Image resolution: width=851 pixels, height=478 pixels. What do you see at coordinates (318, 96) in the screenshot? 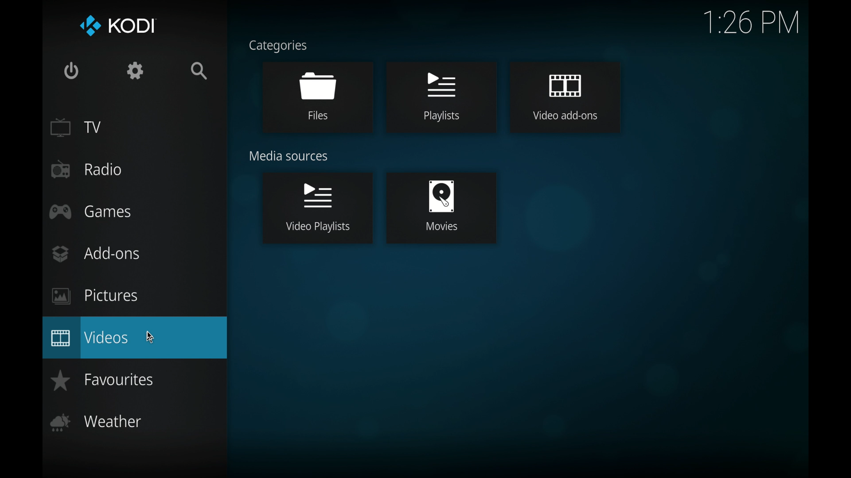
I see `files` at bounding box center [318, 96].